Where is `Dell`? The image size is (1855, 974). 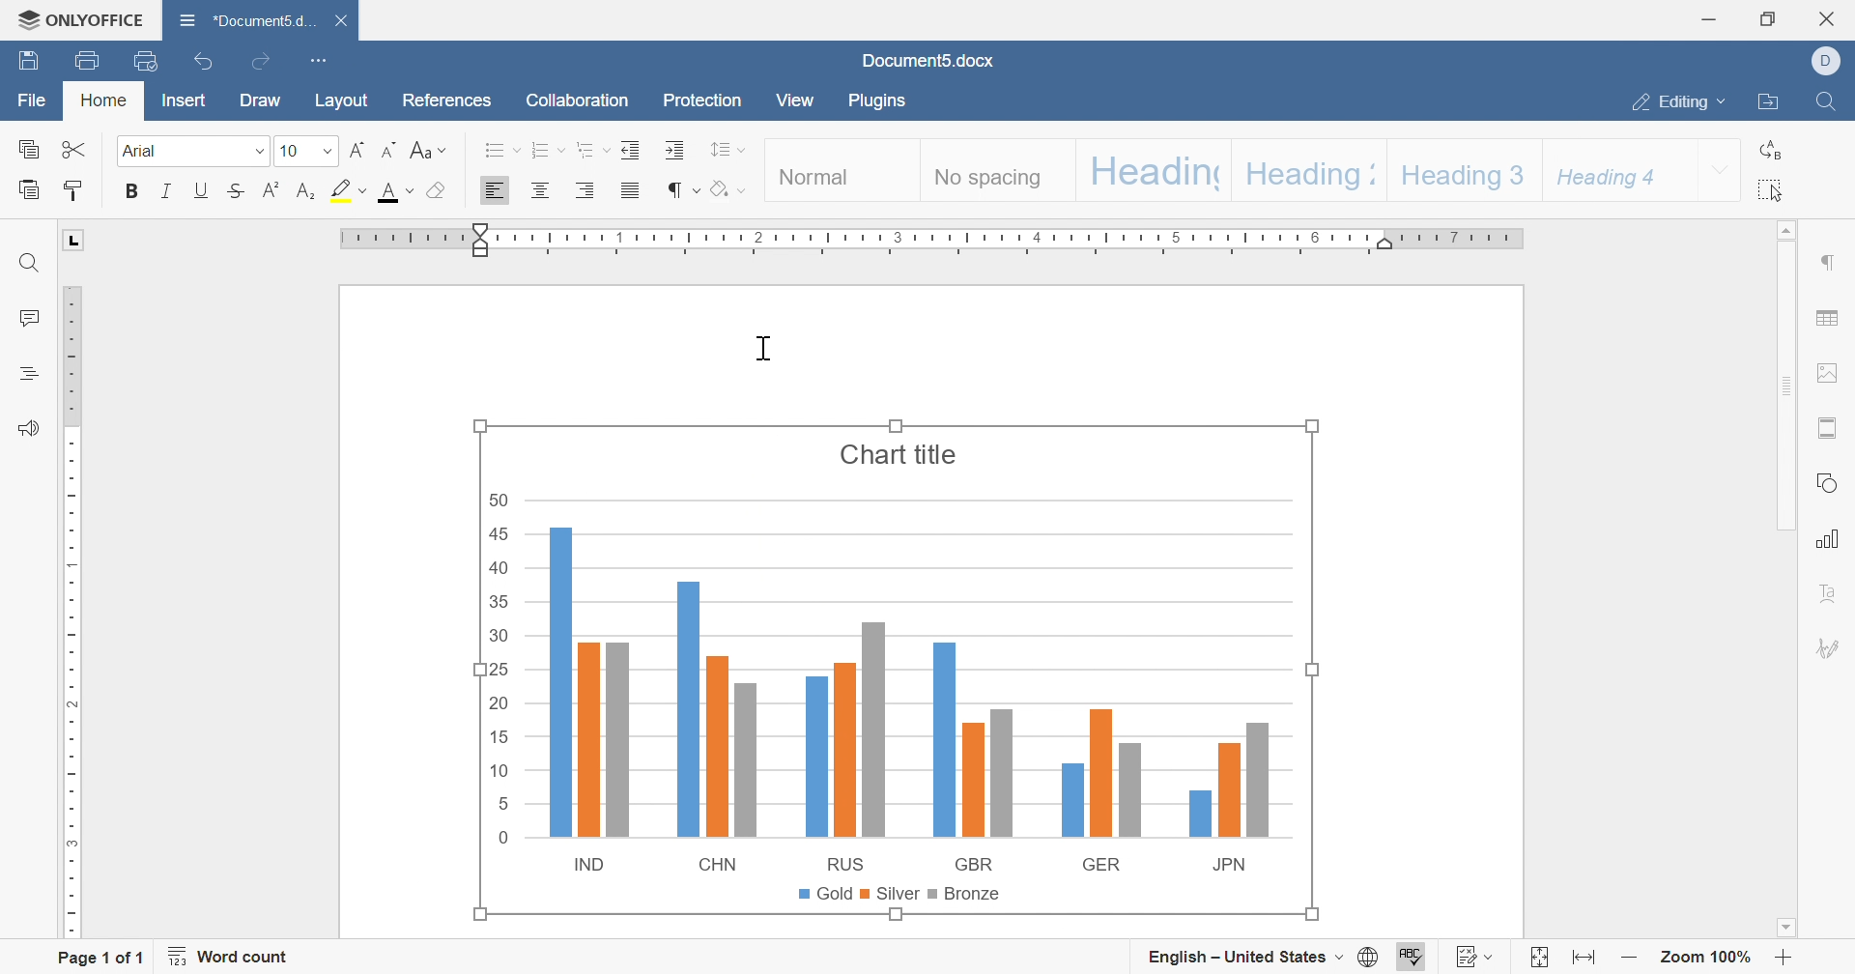 Dell is located at coordinates (1829, 60).